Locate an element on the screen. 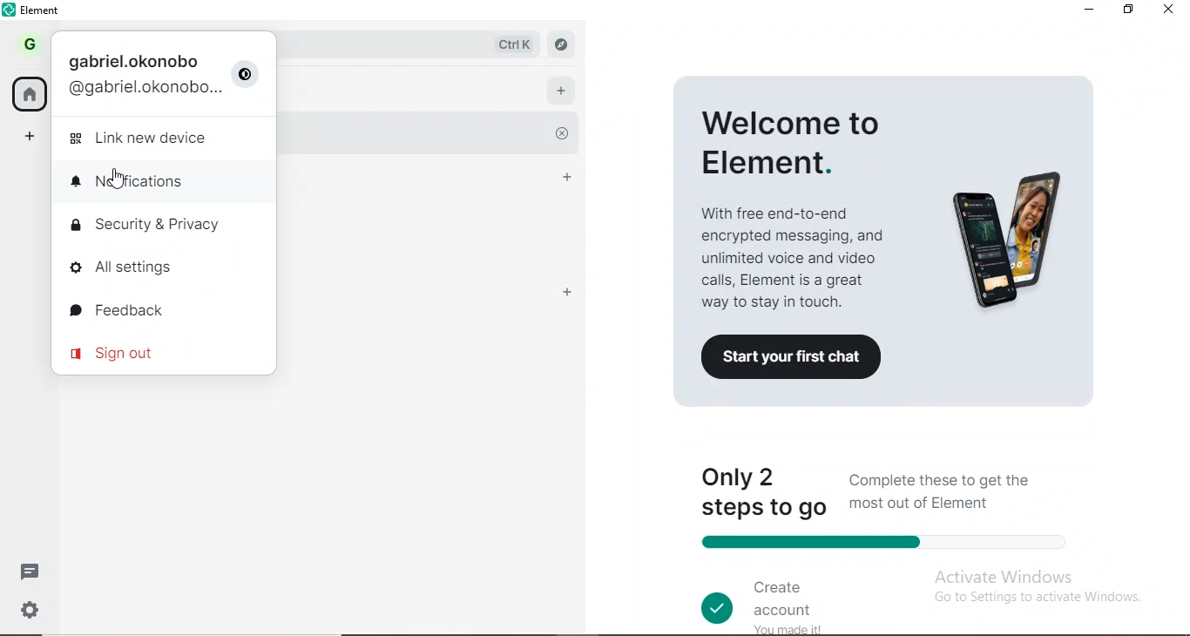 The image size is (1190, 636). all settings is located at coordinates (165, 266).